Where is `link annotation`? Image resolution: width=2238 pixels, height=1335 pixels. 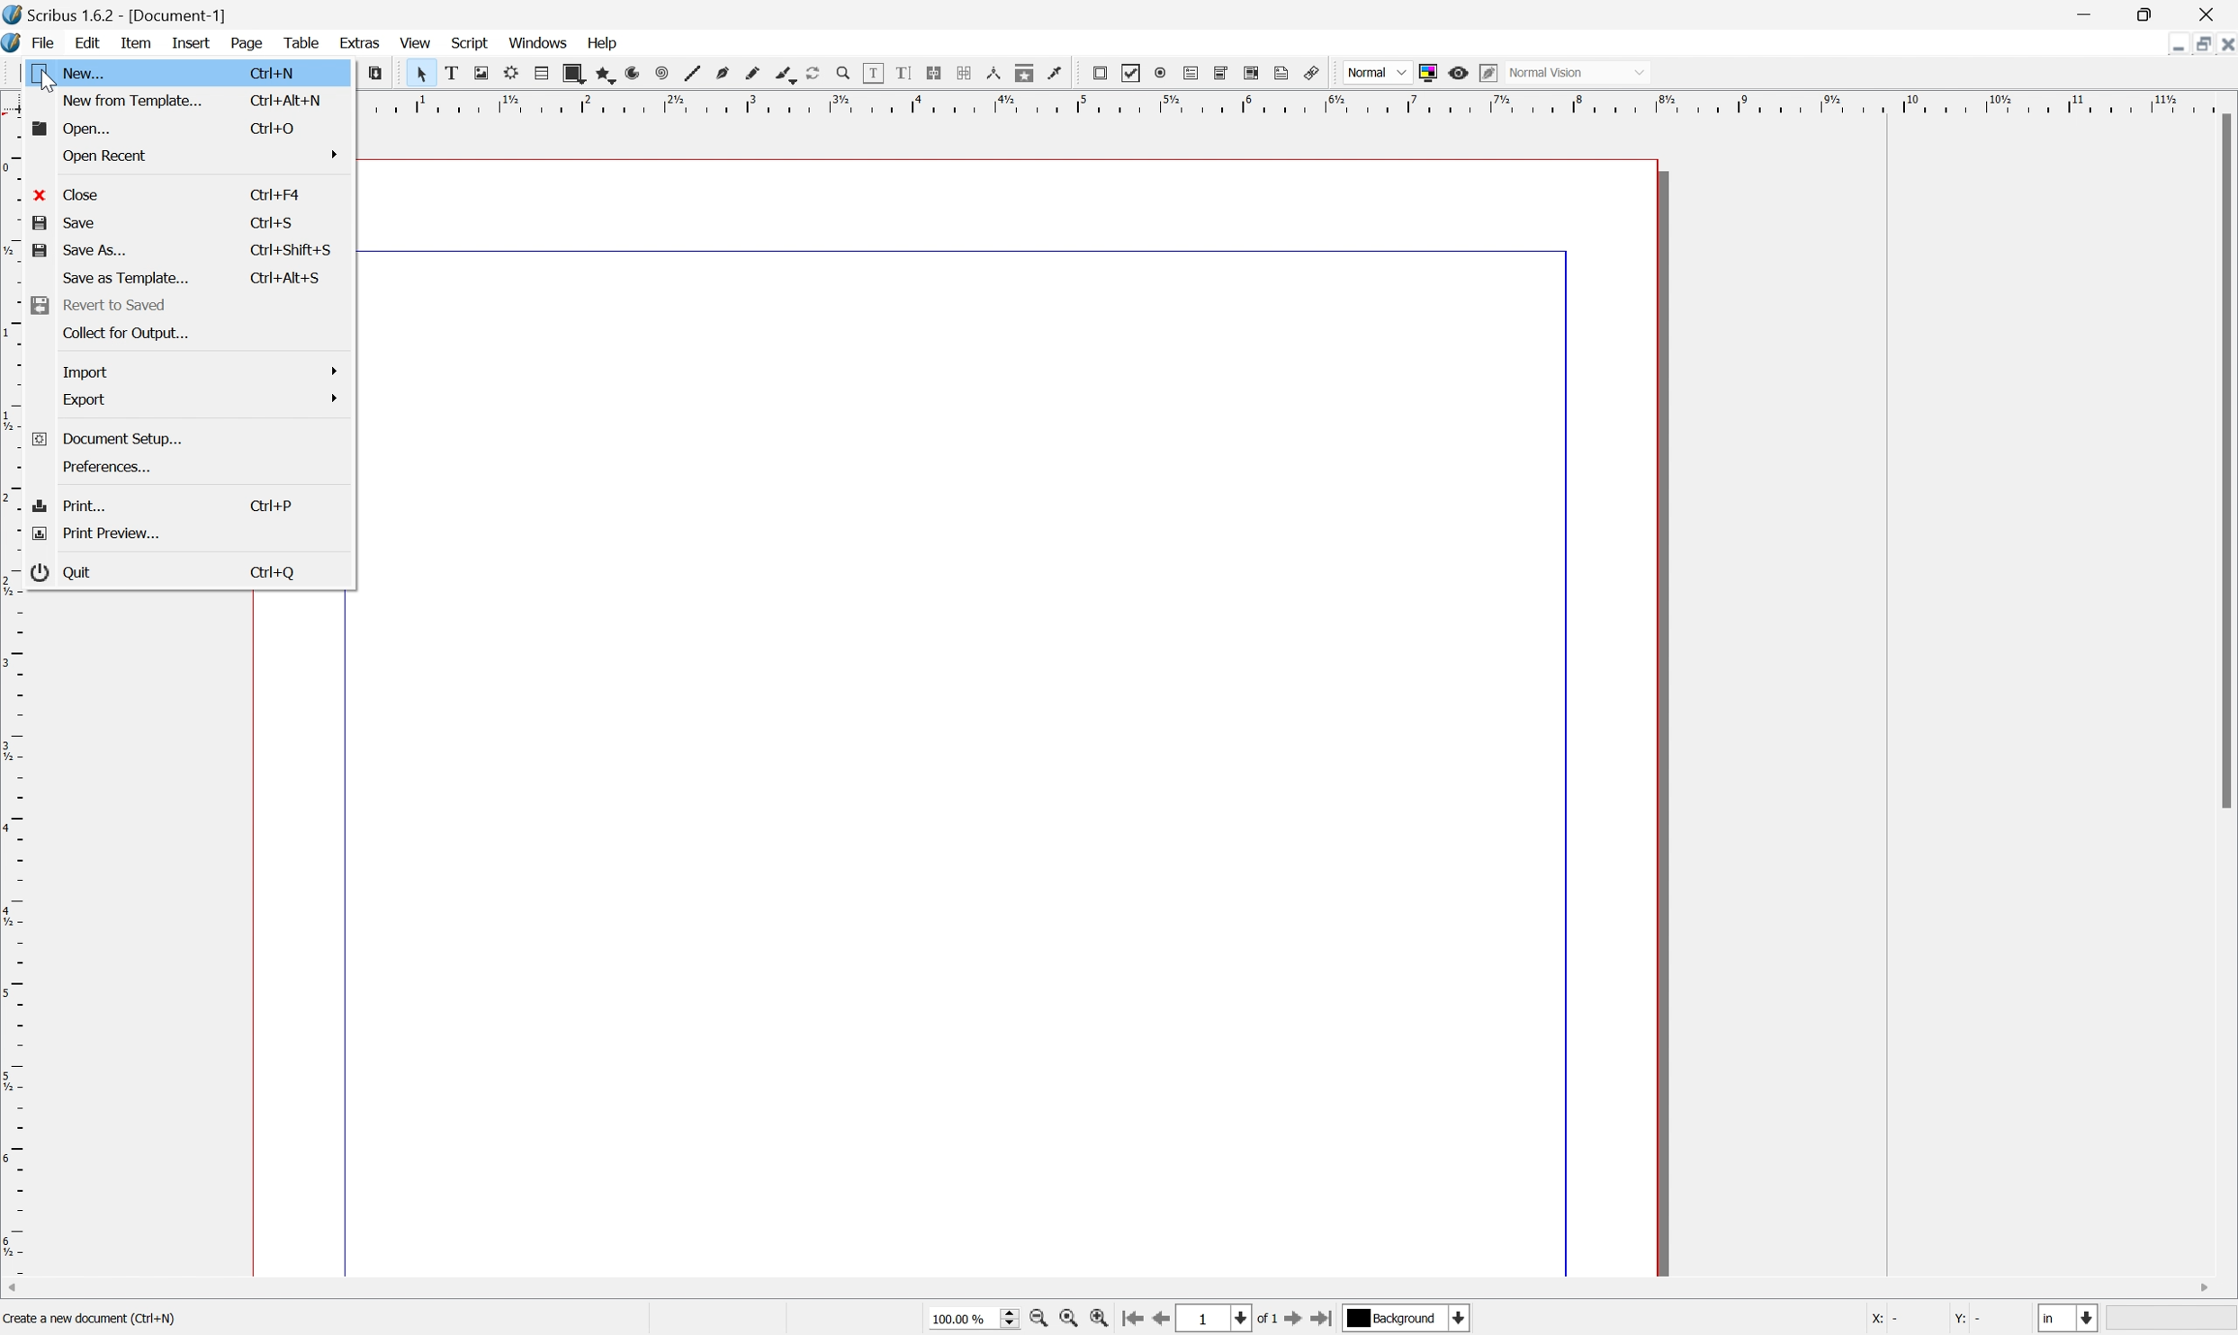 link annotation is located at coordinates (1316, 72).